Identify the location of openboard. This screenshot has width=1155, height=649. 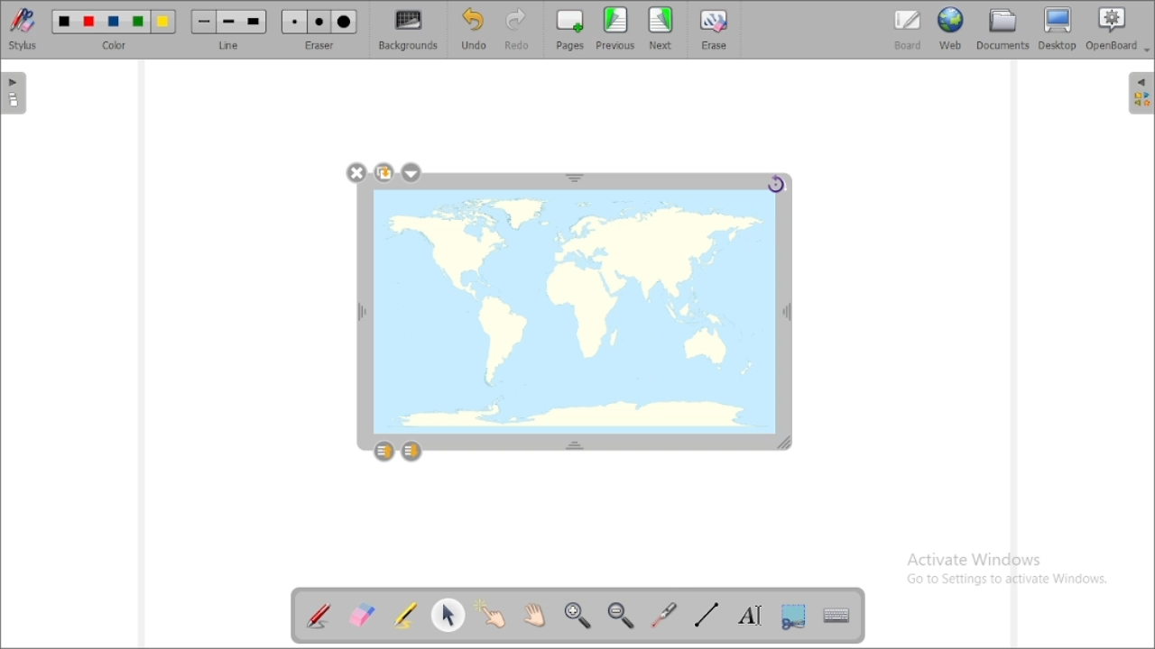
(1113, 29).